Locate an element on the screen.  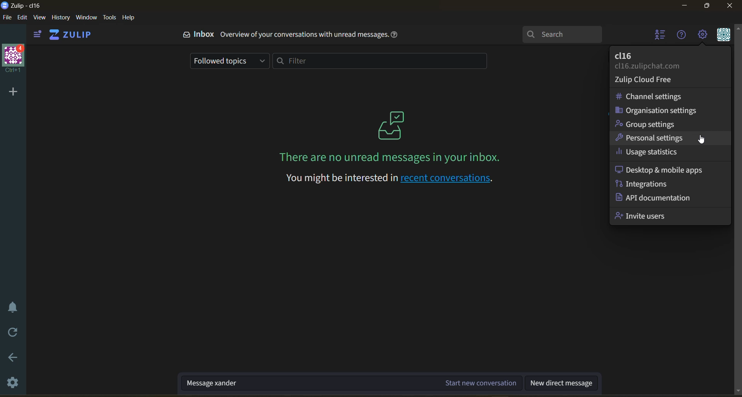
organisation name and profile picture is located at coordinates (13, 59).